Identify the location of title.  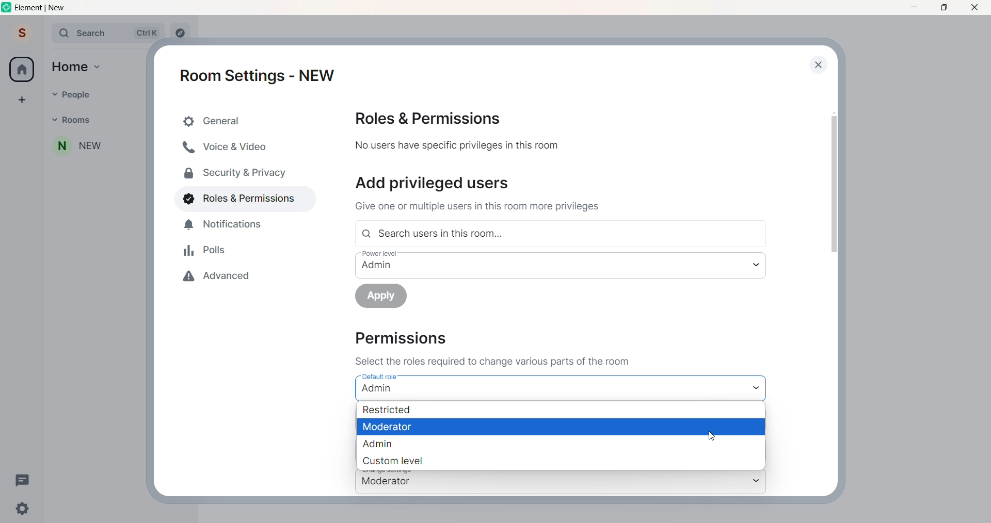
(43, 7).